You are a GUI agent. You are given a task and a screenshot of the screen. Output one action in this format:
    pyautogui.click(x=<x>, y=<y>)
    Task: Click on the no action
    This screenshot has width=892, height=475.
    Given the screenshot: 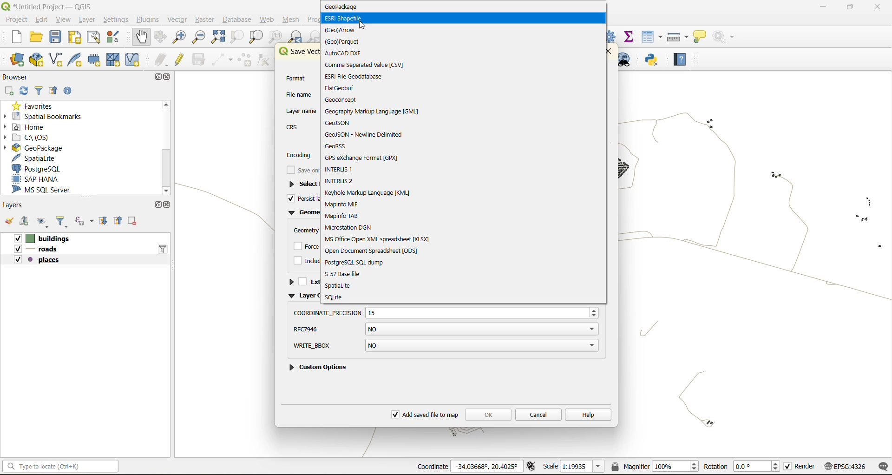 What is the action you would take?
    pyautogui.click(x=728, y=37)
    